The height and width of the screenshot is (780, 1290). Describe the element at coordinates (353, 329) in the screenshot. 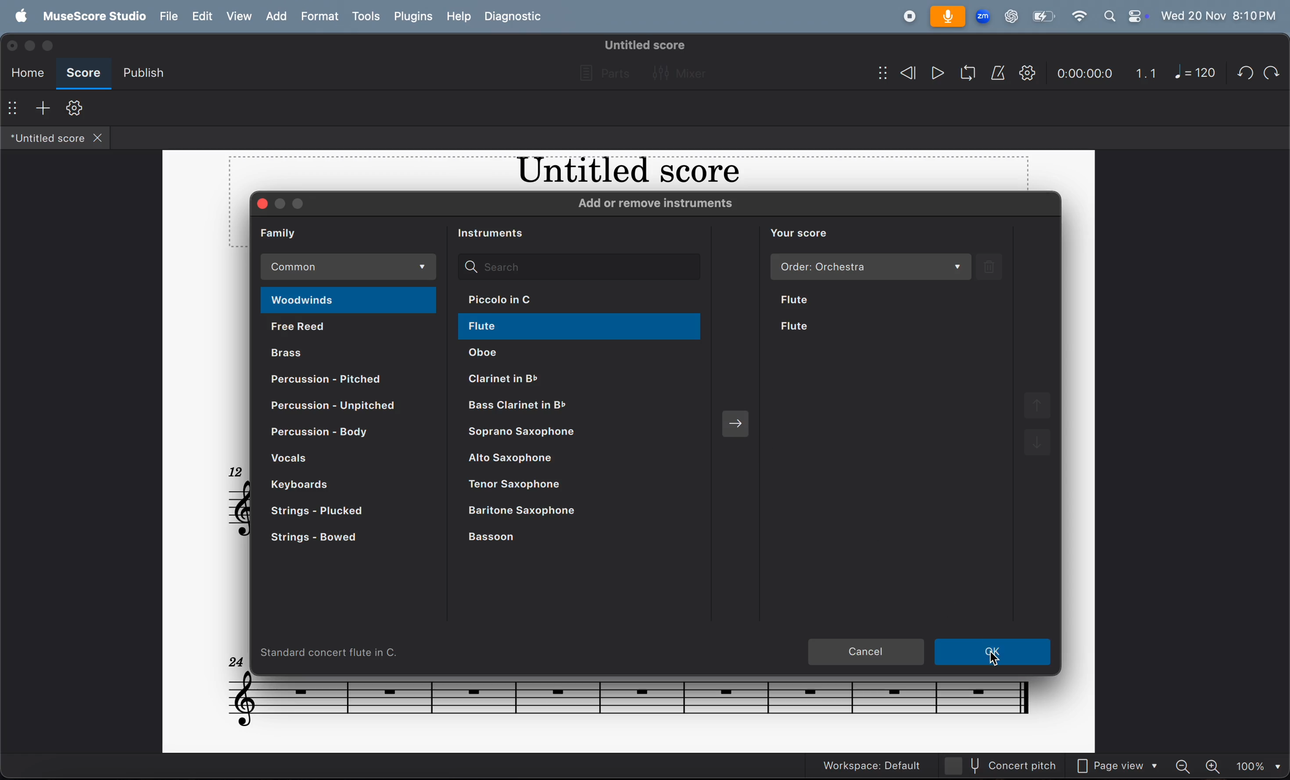

I see `free reed` at that location.